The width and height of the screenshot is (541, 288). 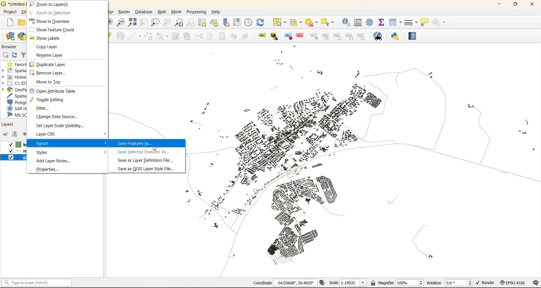 I want to click on move a label and diagram, so click(x=338, y=36).